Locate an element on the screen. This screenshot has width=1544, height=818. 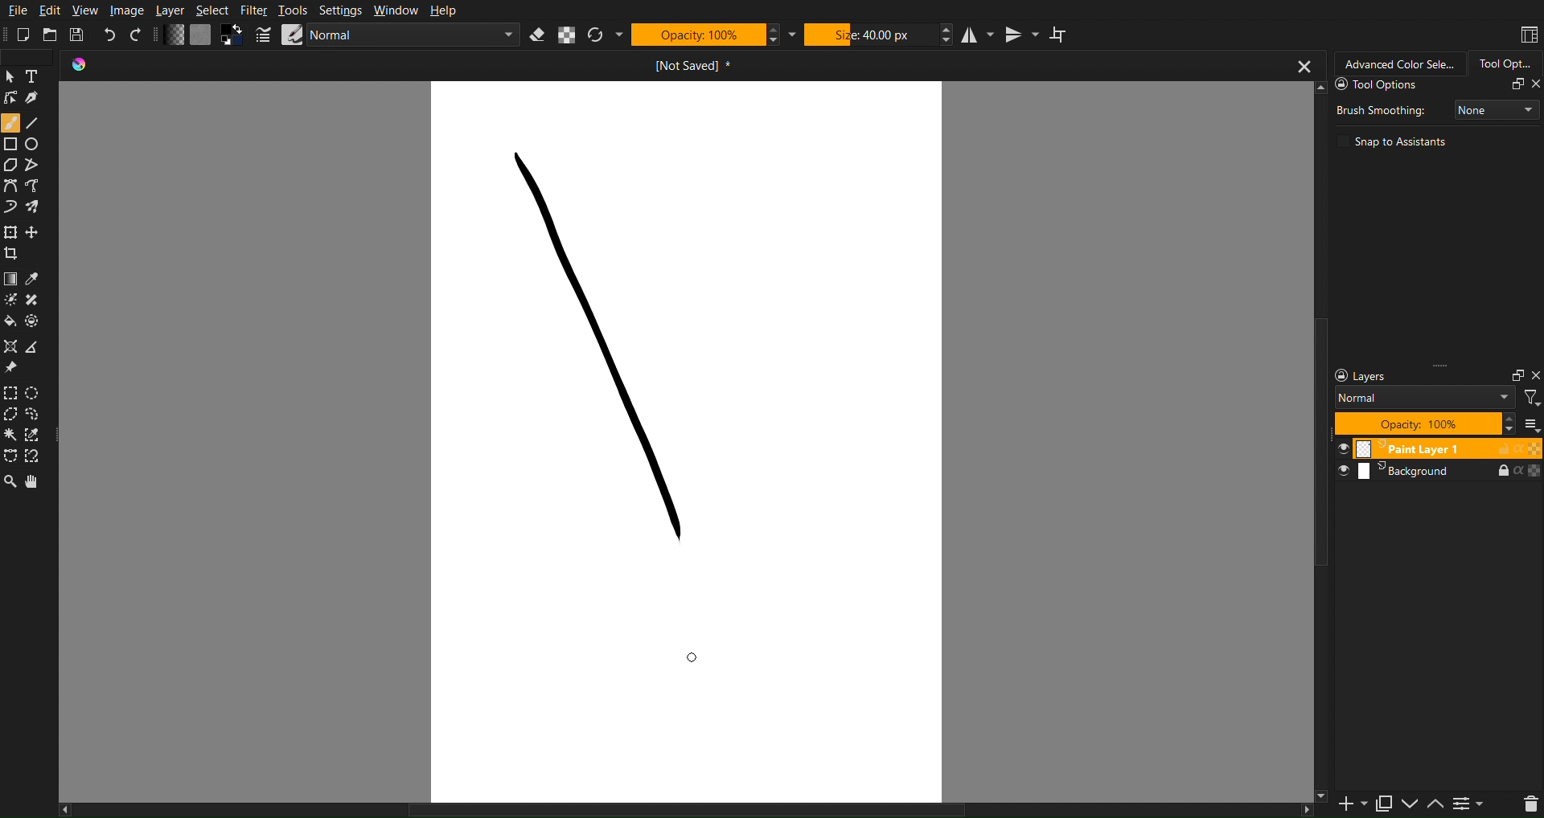
Picker Marquee is located at coordinates (39, 436).